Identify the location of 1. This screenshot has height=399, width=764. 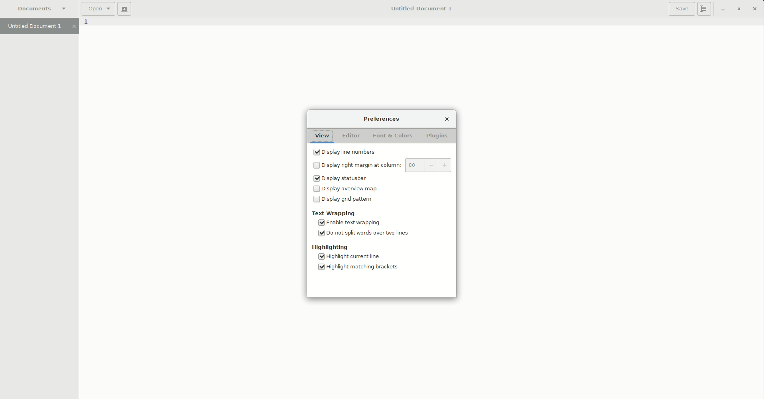
(86, 24).